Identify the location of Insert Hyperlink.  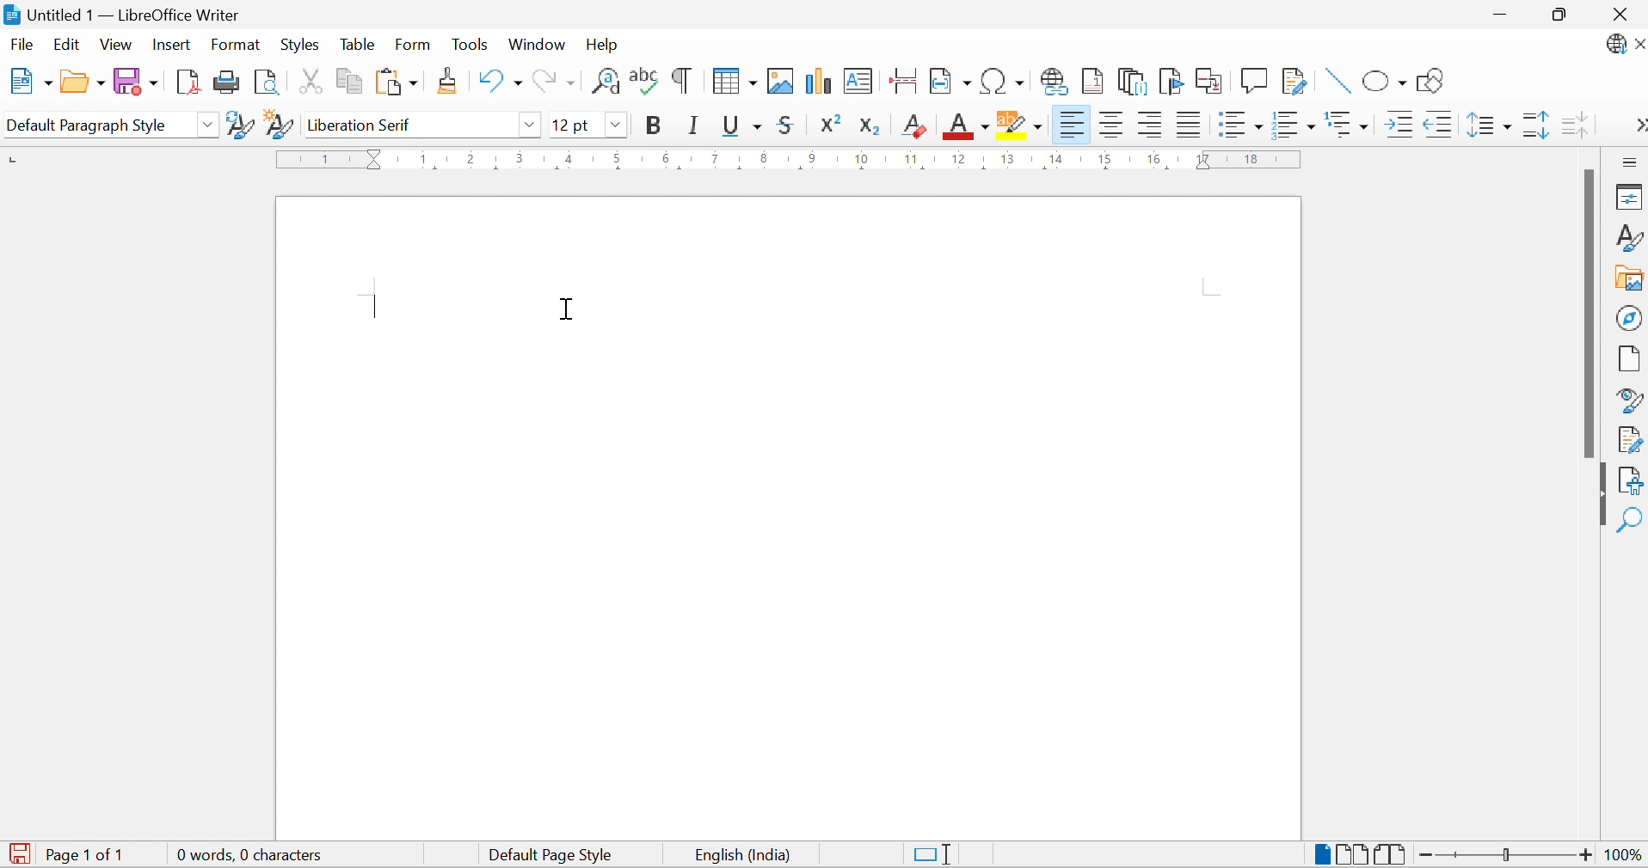
(1054, 81).